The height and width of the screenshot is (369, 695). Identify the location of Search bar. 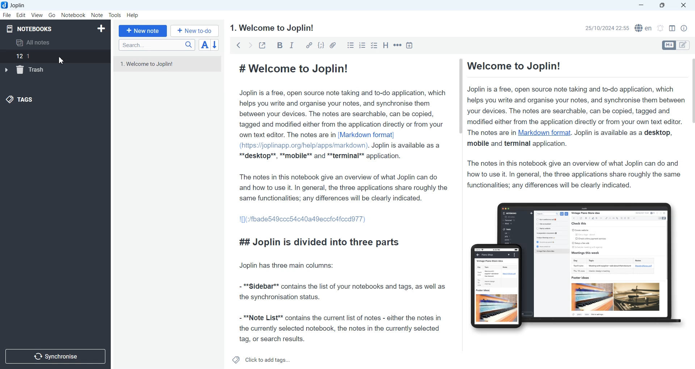
(157, 45).